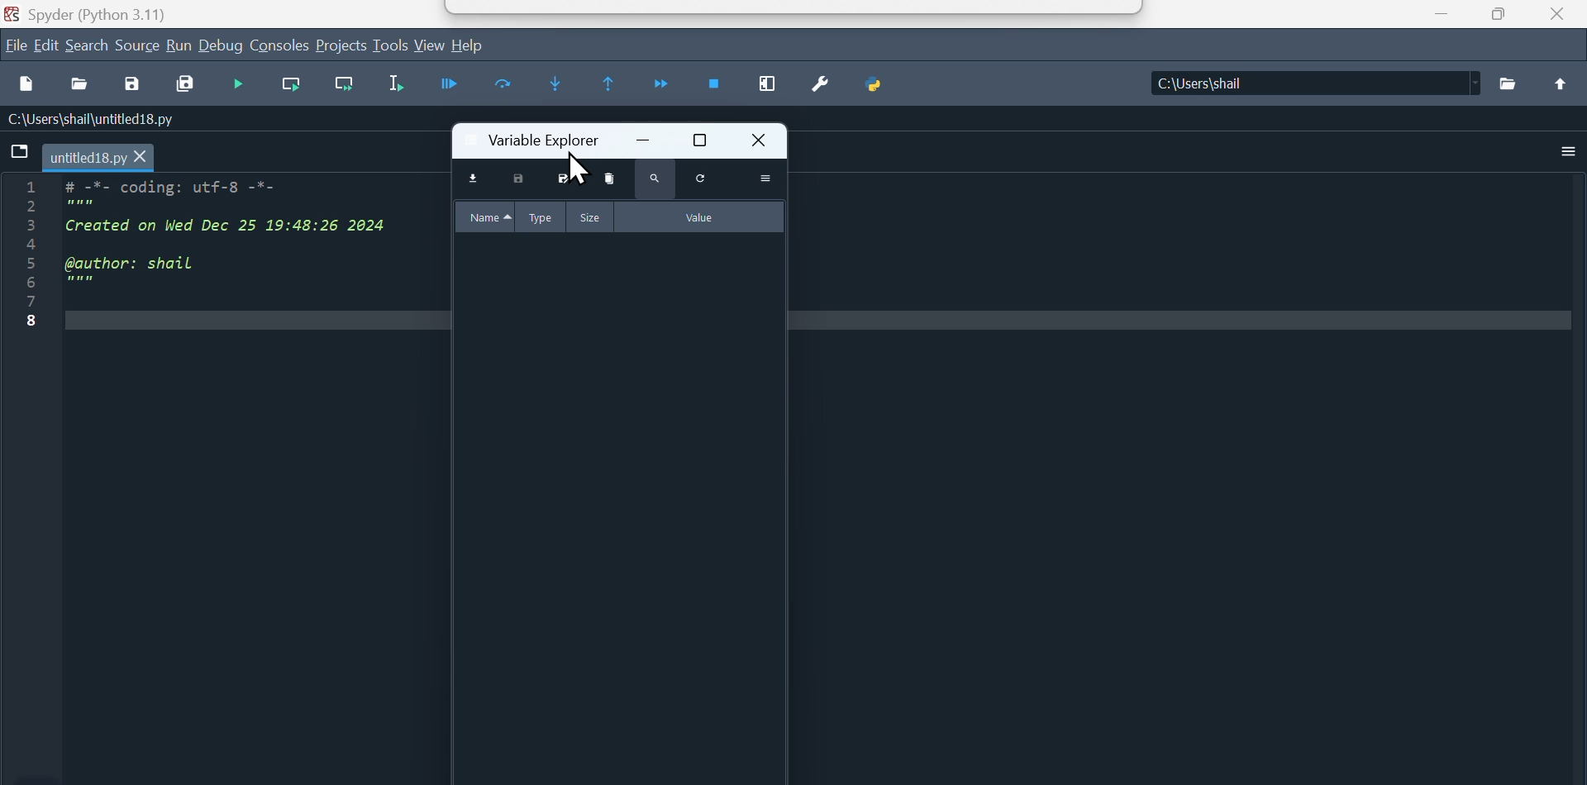  Describe the element at coordinates (581, 173) in the screenshot. I see `Cursor` at that location.